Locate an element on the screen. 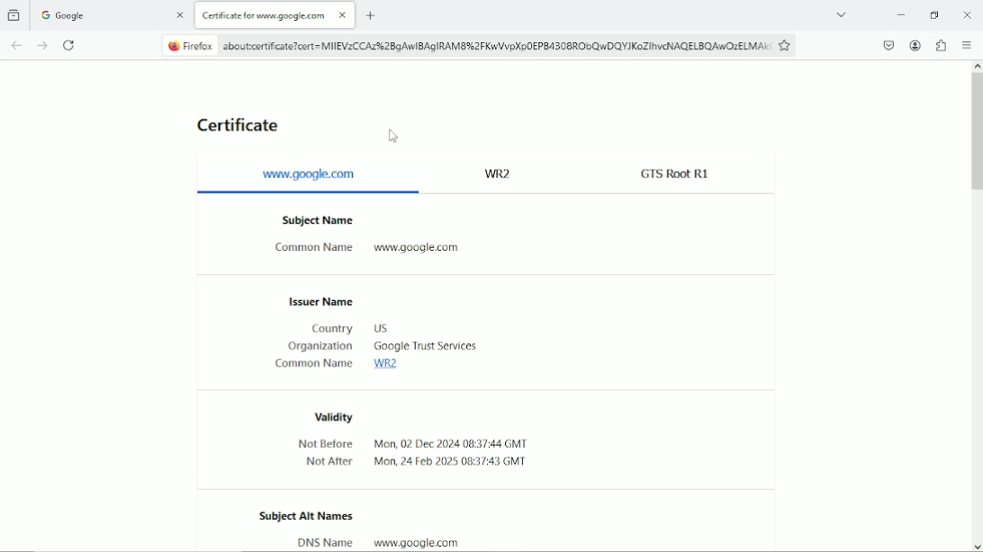  Mon, 02 Dec 2024 08:37:44 GMT is located at coordinates (453, 443).